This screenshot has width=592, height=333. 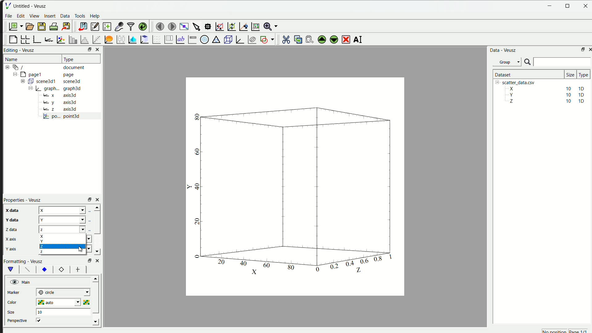 I want to click on plot dataset, so click(x=131, y=39).